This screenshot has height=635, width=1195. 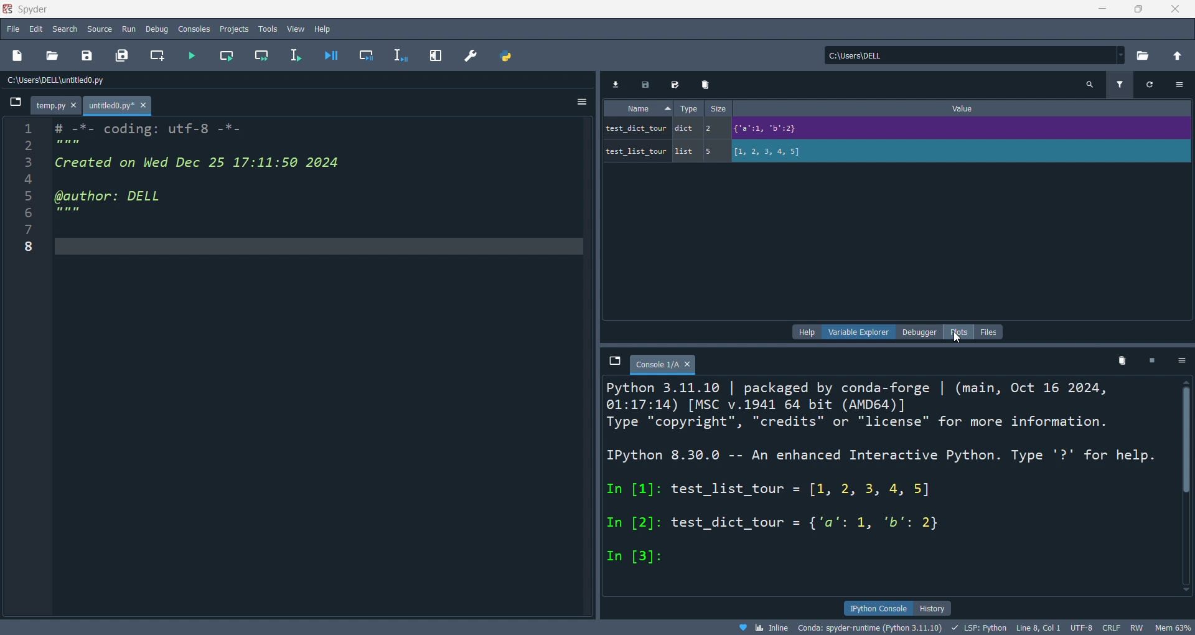 What do you see at coordinates (67, 29) in the screenshot?
I see `search` at bounding box center [67, 29].